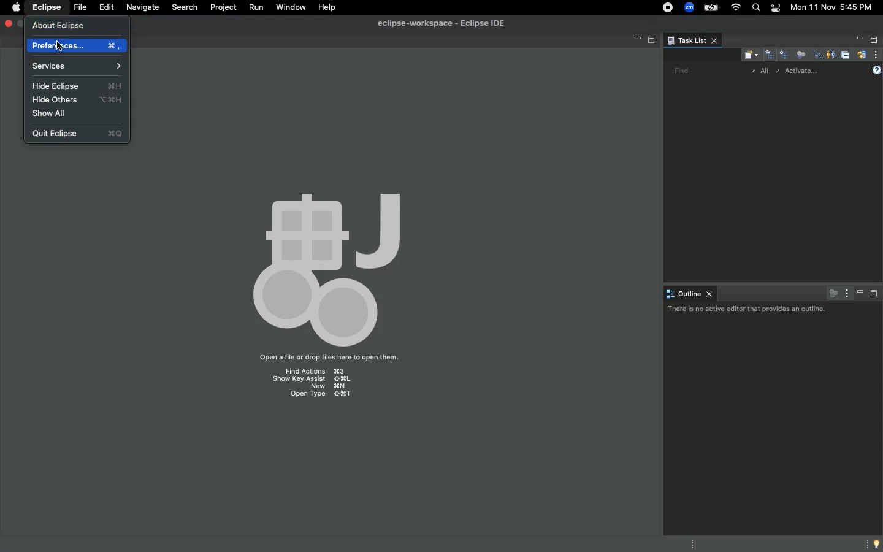  I want to click on Maximize , so click(874, 40).